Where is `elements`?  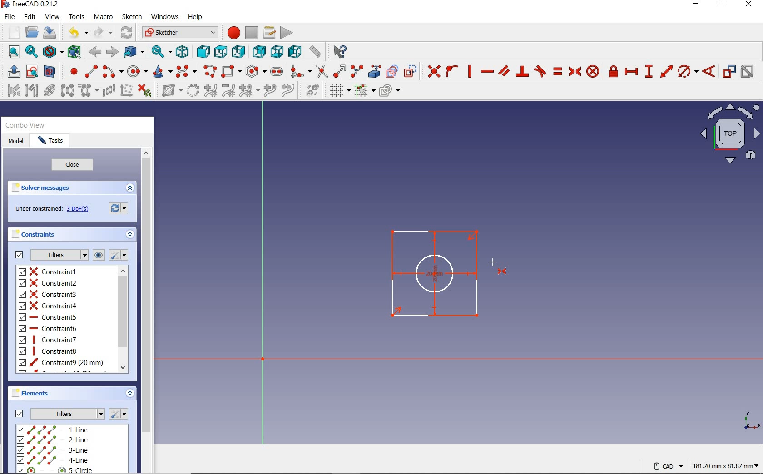
elements is located at coordinates (39, 394).